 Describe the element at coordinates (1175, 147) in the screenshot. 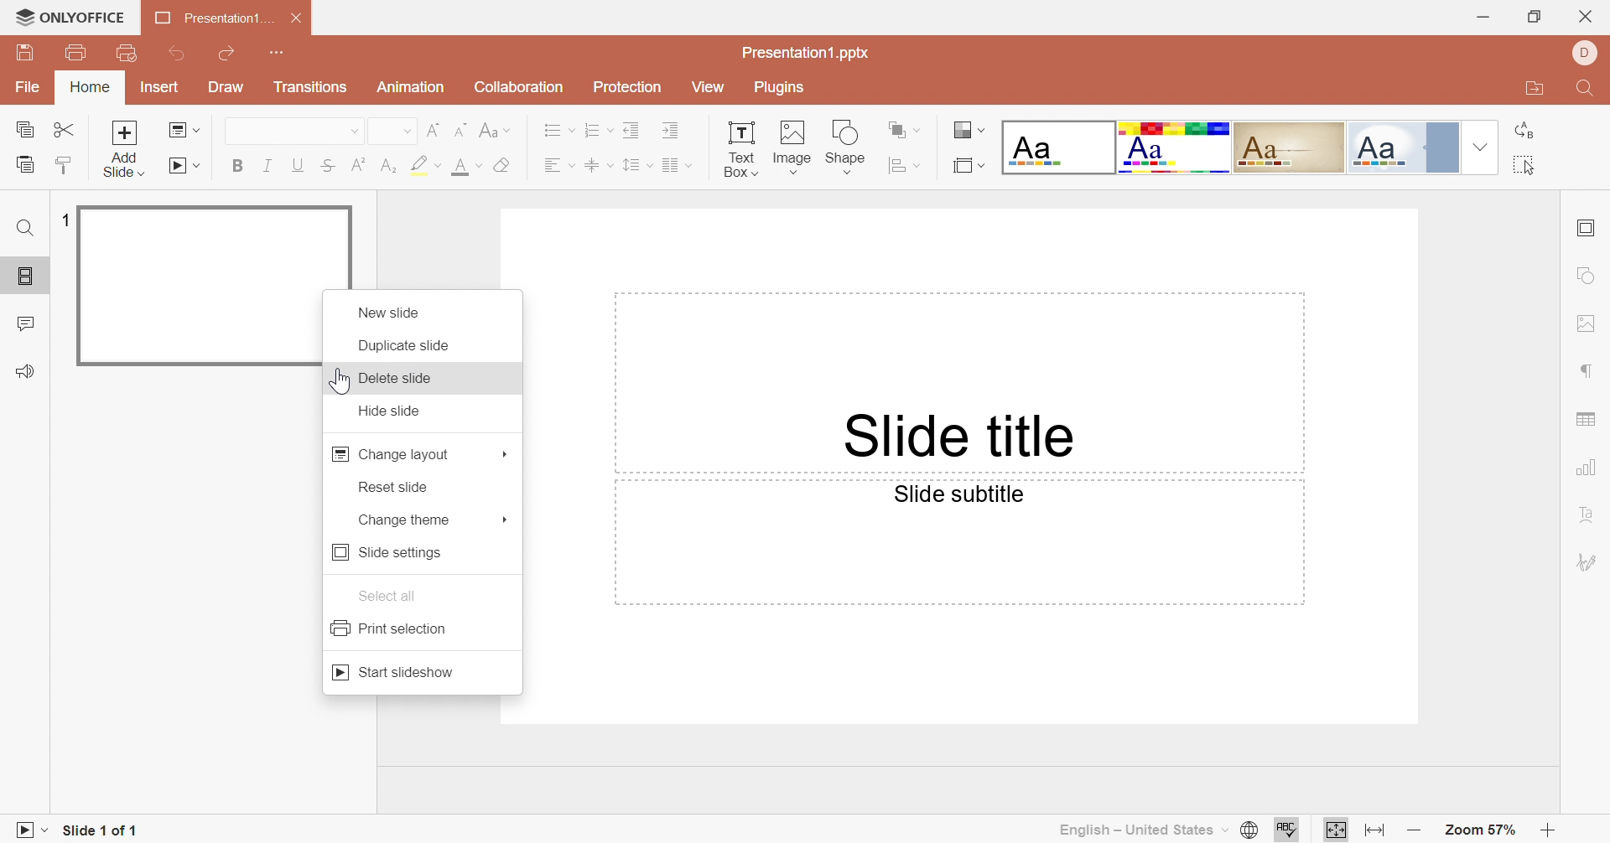

I see `Basic` at that location.